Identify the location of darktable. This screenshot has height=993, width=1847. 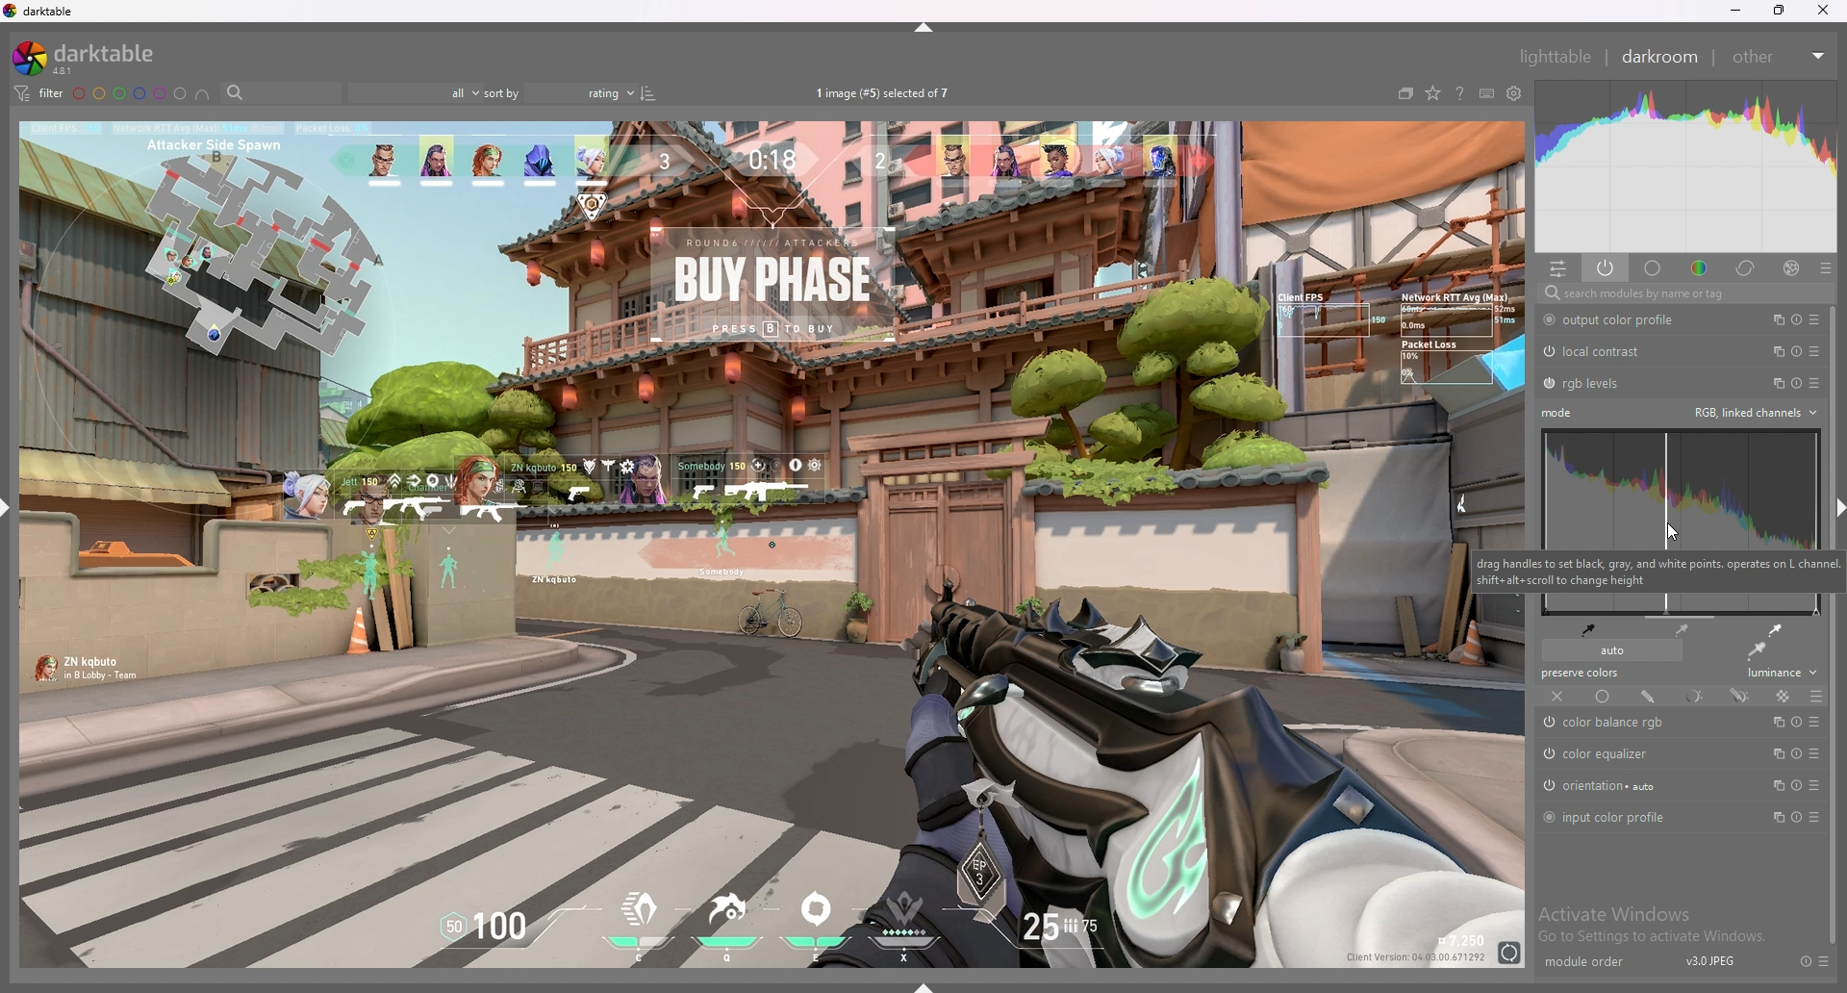
(41, 11).